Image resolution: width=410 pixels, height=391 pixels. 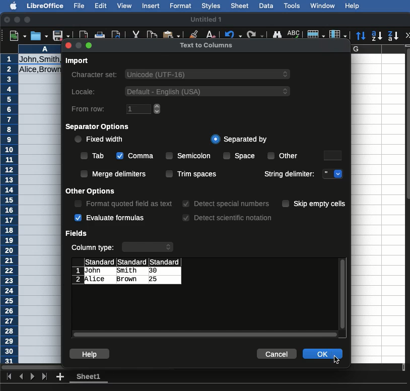 What do you see at coordinates (338, 35) in the screenshot?
I see `Columns` at bounding box center [338, 35].